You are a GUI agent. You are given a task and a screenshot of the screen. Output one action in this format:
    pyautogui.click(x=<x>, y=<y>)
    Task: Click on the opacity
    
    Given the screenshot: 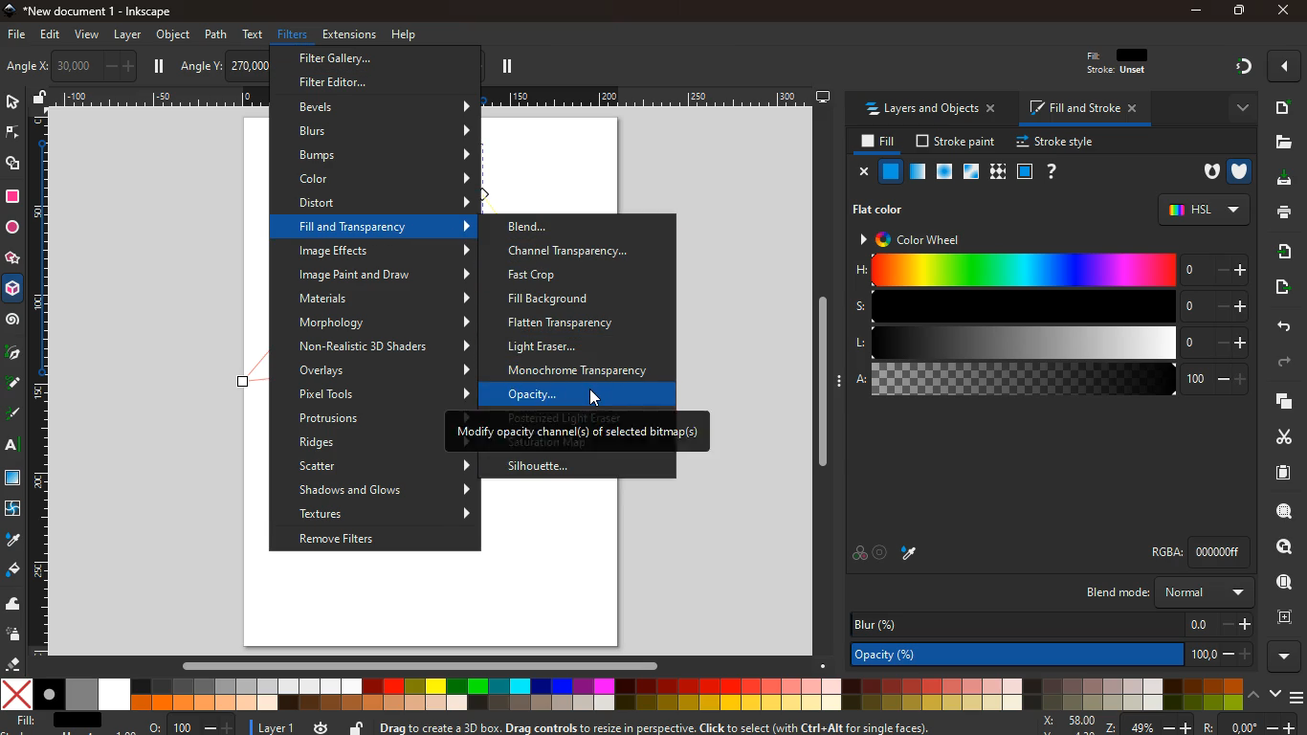 What is the action you would take?
    pyautogui.click(x=1048, y=655)
    